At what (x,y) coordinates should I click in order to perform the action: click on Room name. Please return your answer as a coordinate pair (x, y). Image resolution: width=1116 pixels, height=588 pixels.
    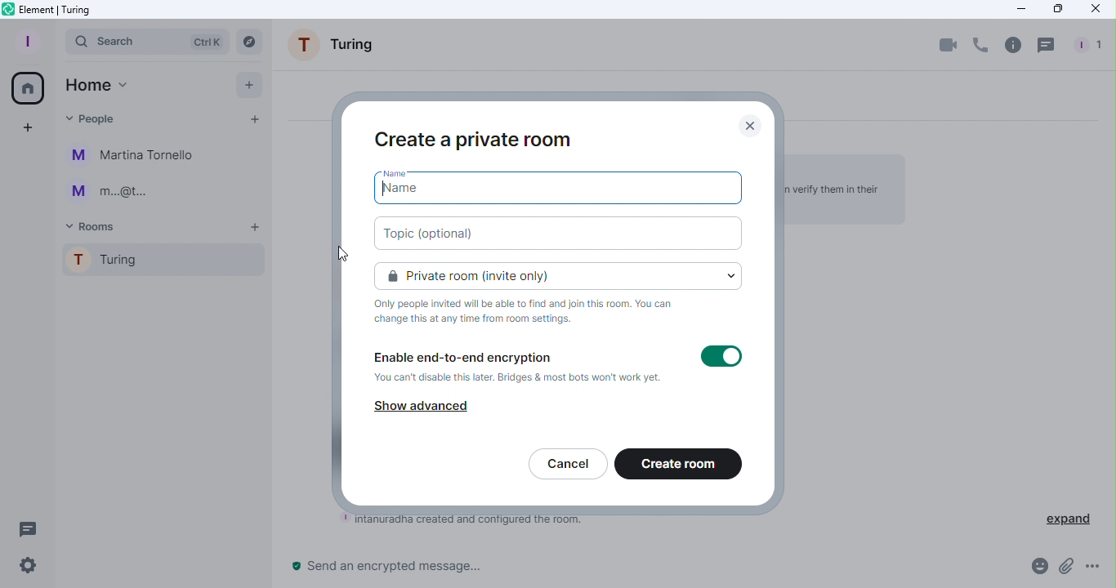
    Looking at the image, I should click on (337, 48).